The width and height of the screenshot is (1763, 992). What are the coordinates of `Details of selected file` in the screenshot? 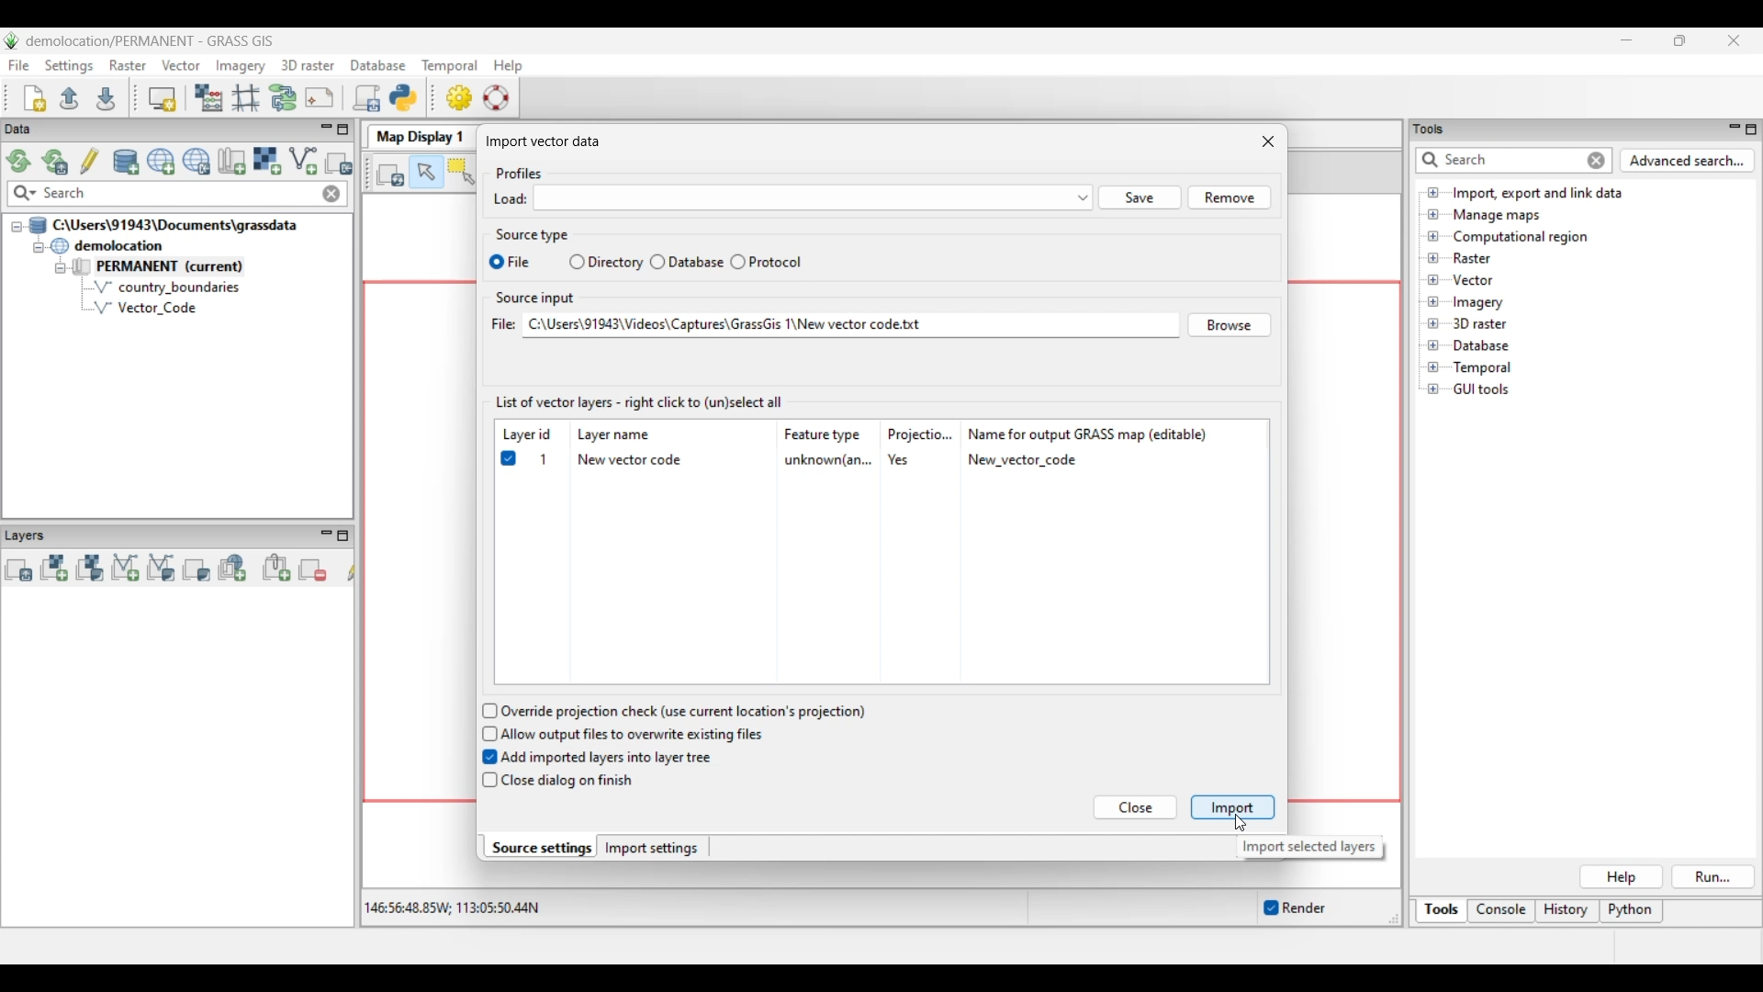 It's located at (815, 460).